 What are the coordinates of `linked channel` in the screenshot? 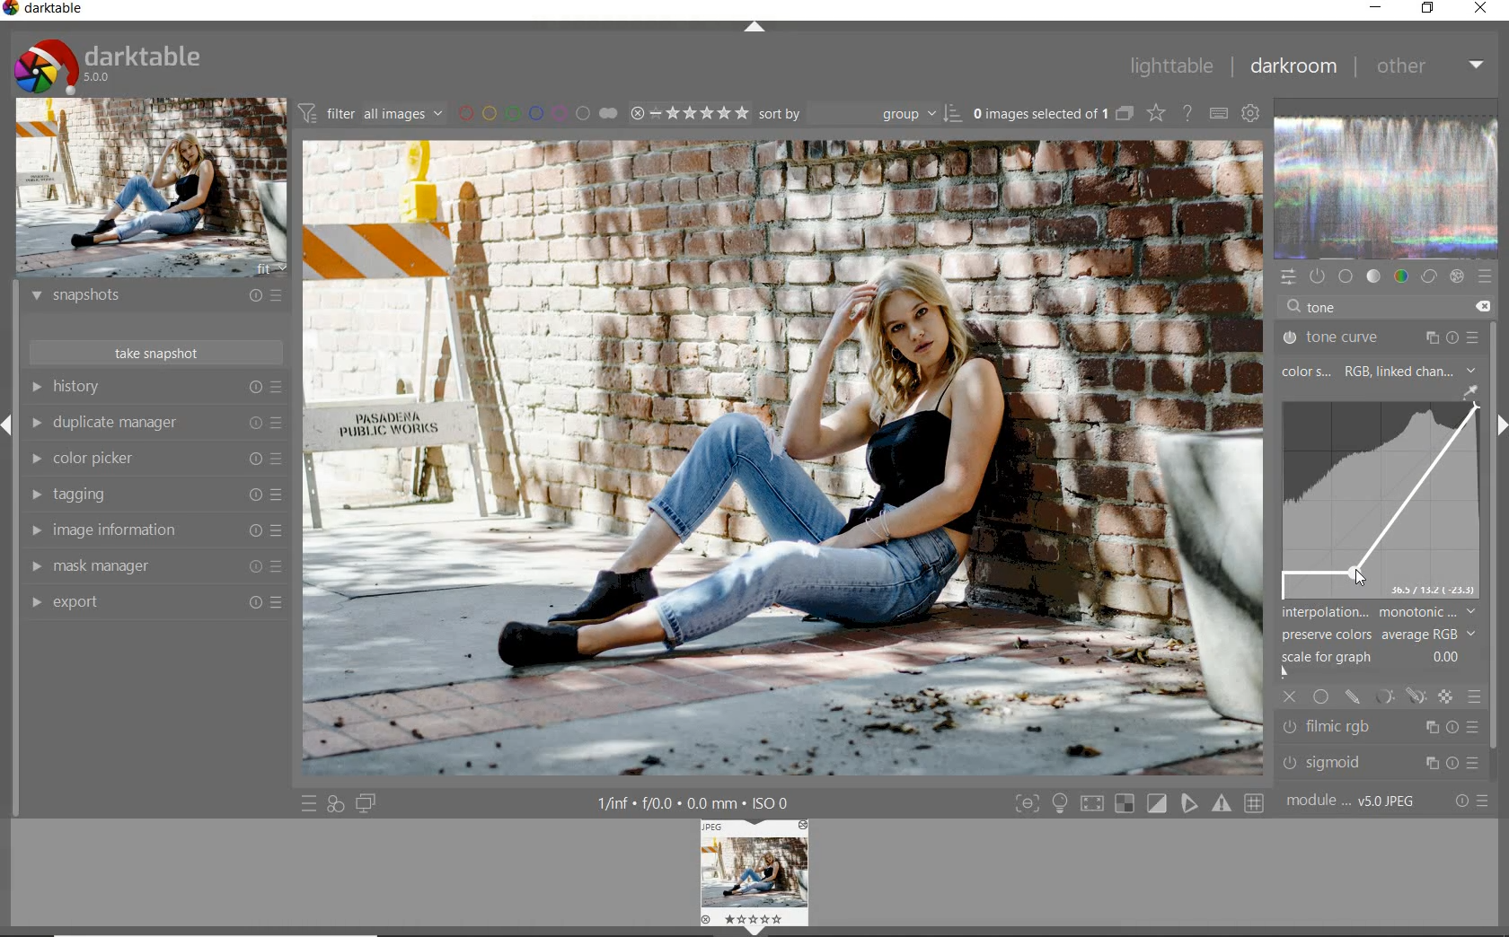 It's located at (1431, 370).